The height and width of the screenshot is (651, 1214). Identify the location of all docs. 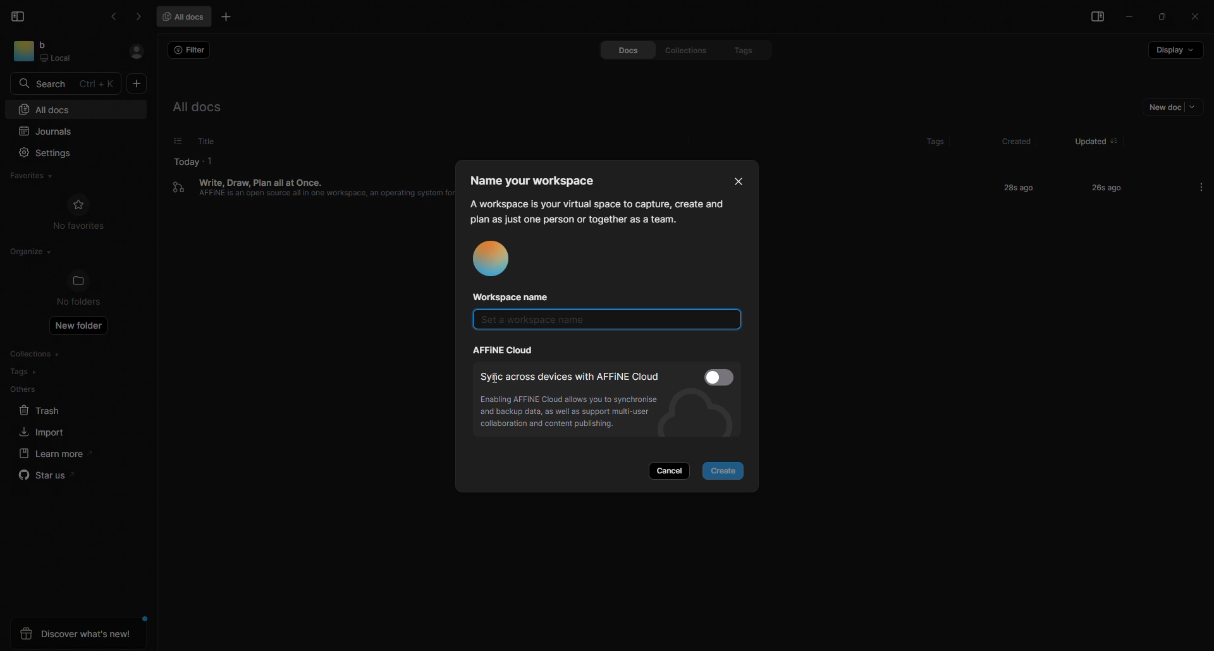
(187, 16).